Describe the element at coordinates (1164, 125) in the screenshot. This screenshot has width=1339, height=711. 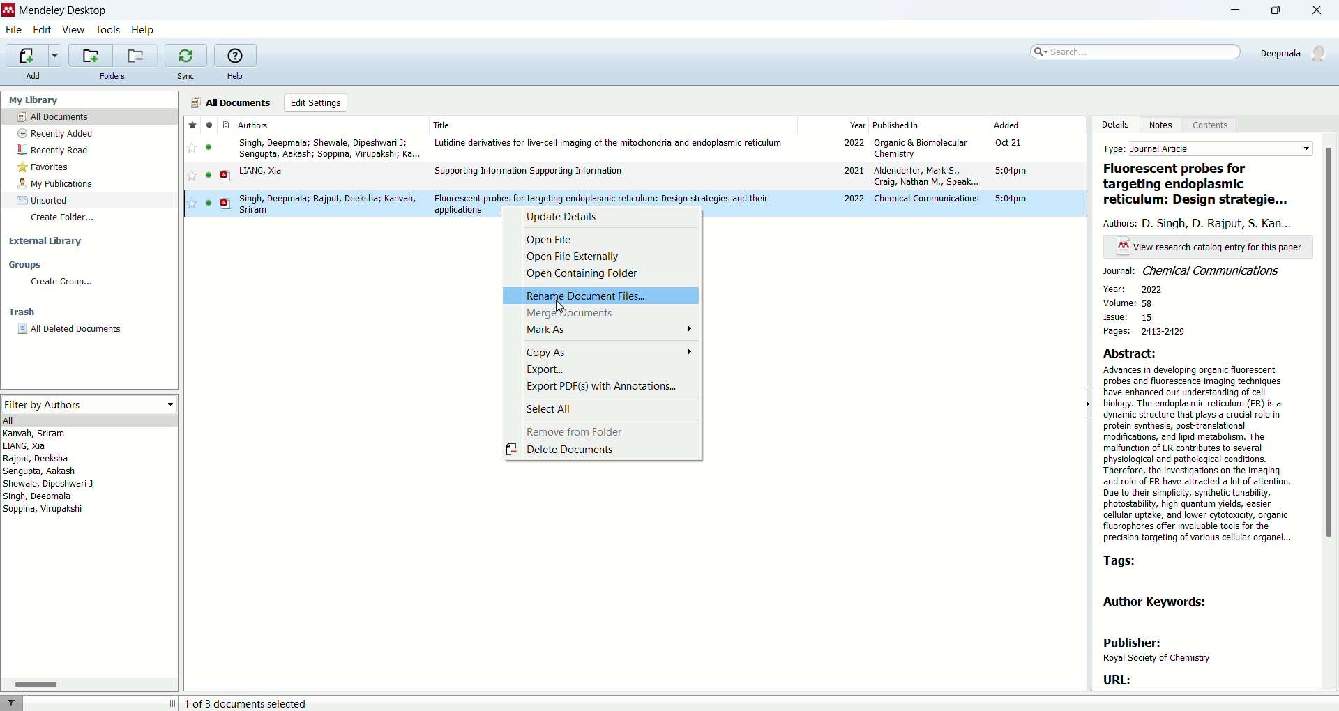
I see `notes` at that location.